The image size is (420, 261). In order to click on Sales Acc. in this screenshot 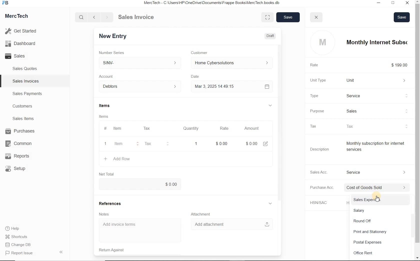, I will do `click(322, 172)`.